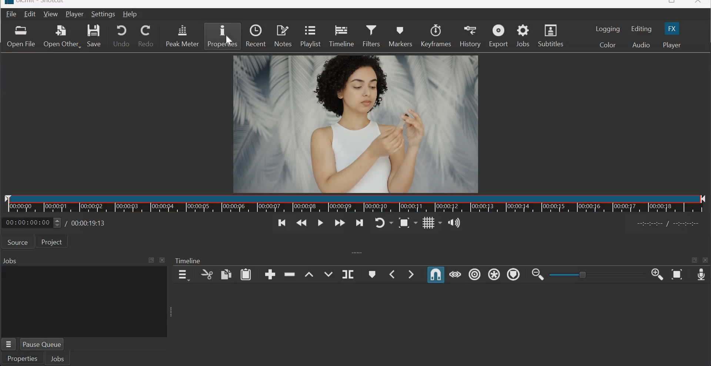 The height and width of the screenshot is (366, 711). Describe the element at coordinates (642, 29) in the screenshot. I see `Editing` at that location.